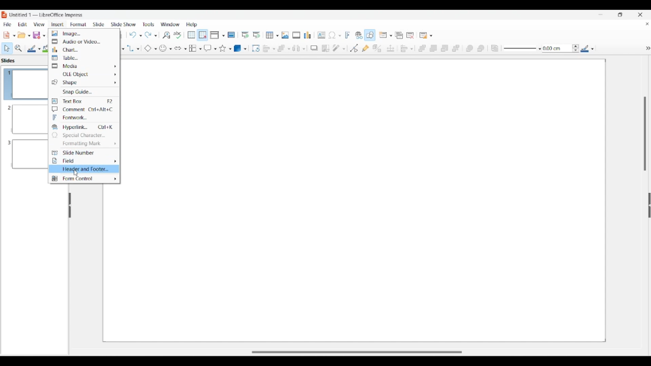  What do you see at coordinates (195, 48) in the screenshot?
I see `Flowchart options` at bounding box center [195, 48].